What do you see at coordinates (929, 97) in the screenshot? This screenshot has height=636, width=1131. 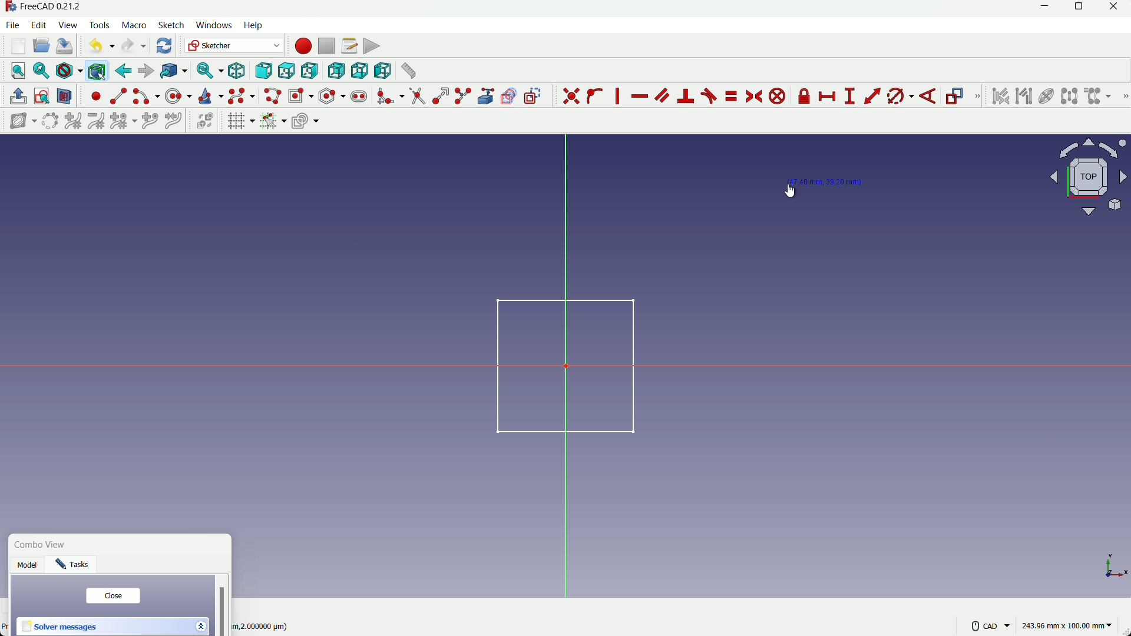 I see `constraint angle` at bounding box center [929, 97].